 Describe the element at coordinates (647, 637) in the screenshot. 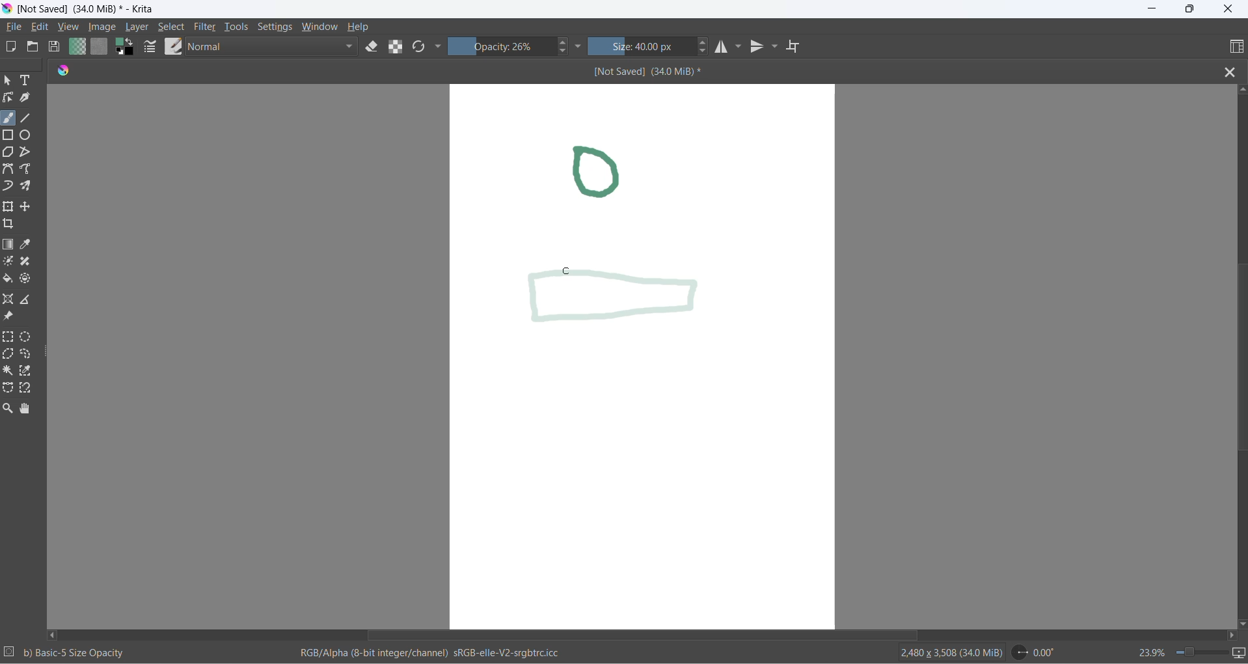

I see `horizontal scroll bar` at that location.